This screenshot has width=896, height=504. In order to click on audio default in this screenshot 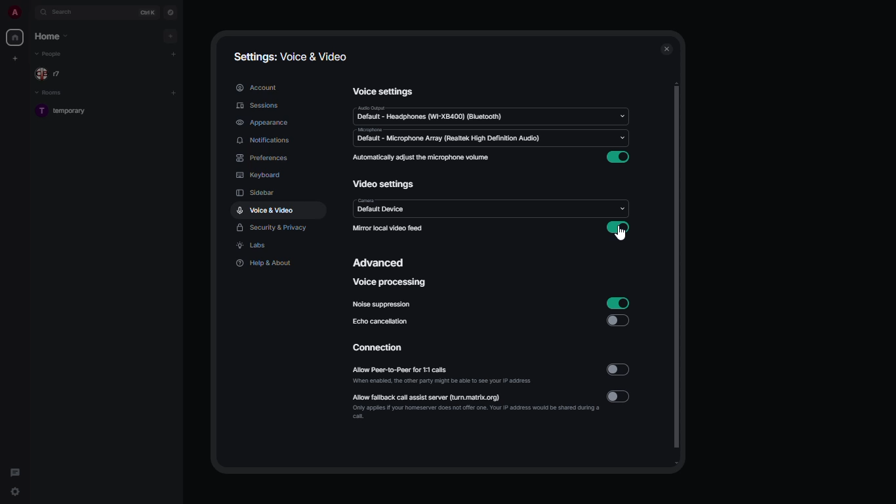, I will do `click(430, 114)`.